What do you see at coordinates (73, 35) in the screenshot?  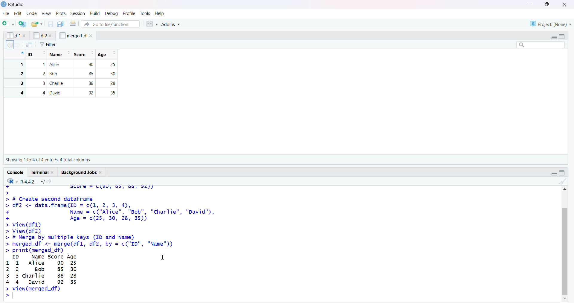 I see `merged_df` at bounding box center [73, 35].